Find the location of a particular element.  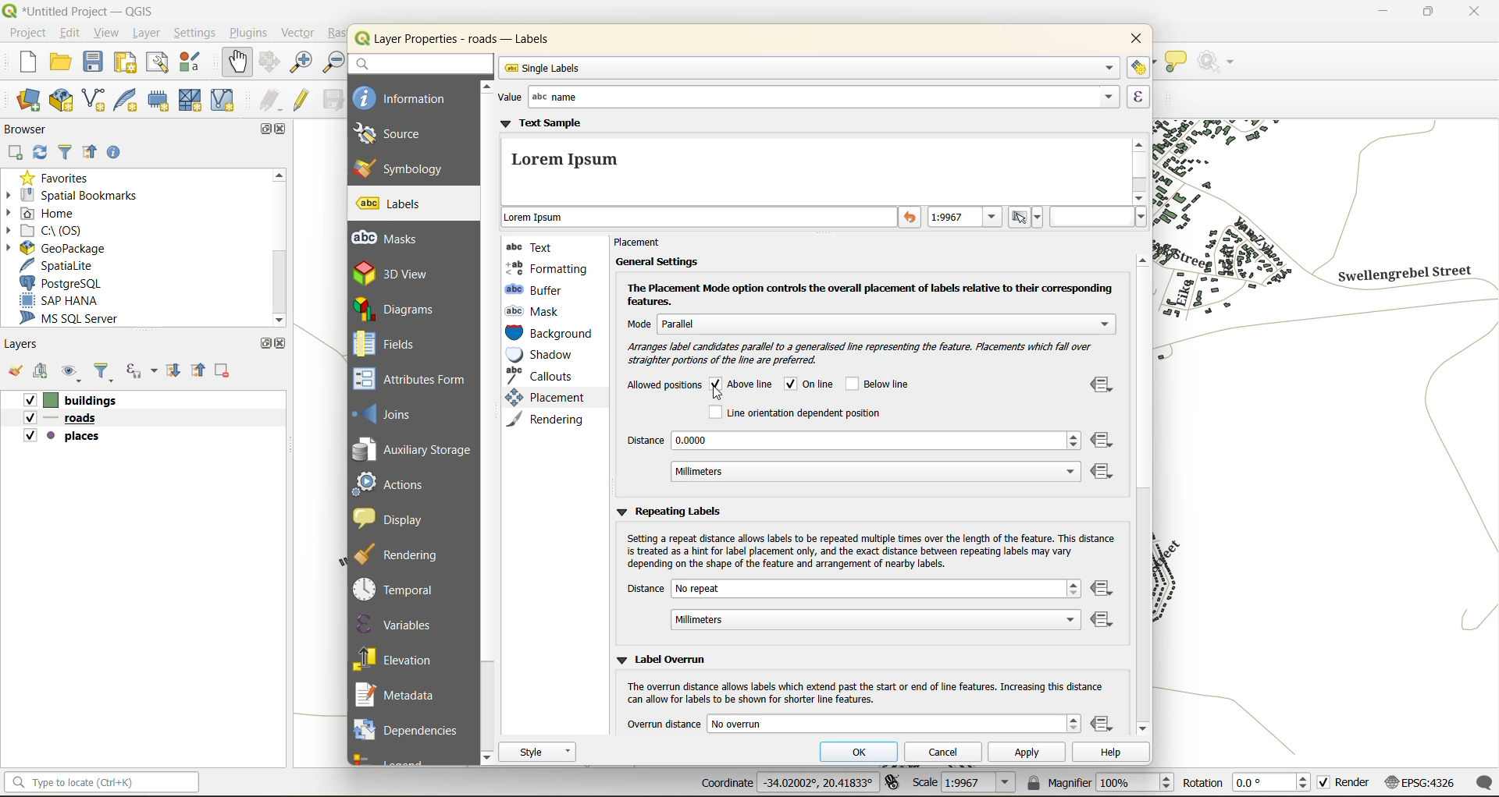

print layout is located at coordinates (126, 64).